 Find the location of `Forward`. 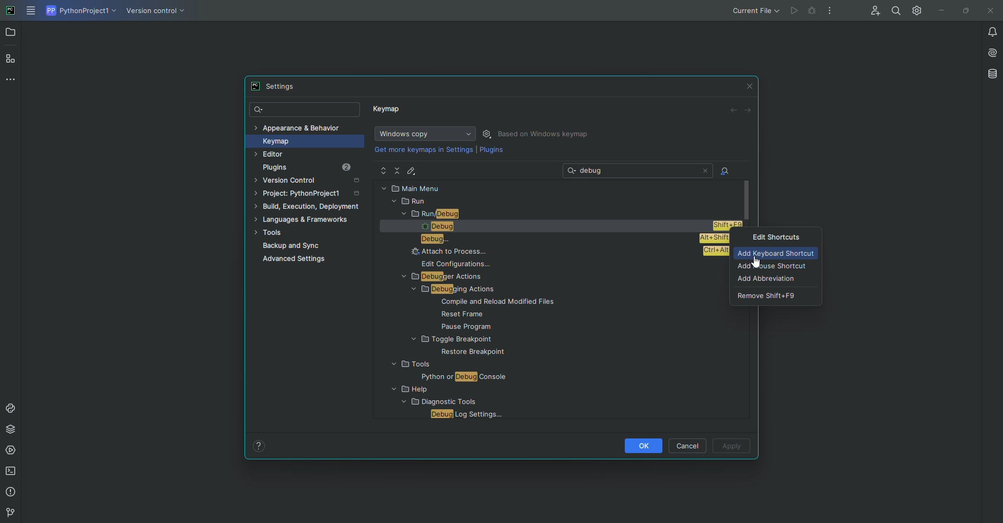

Forward is located at coordinates (749, 110).